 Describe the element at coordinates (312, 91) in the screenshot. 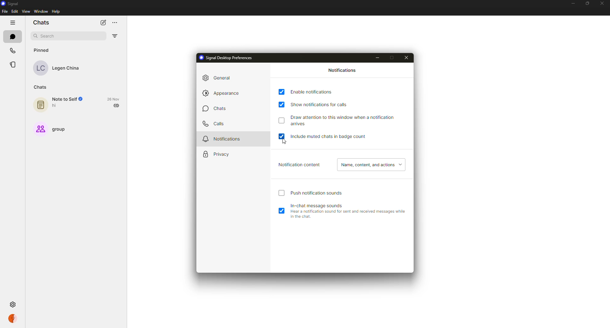

I see `enable notifications` at that location.